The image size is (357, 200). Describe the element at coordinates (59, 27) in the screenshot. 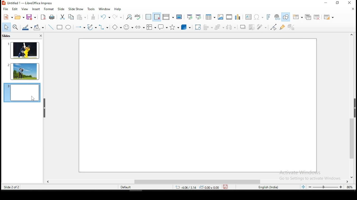

I see `rectangle tool` at that location.